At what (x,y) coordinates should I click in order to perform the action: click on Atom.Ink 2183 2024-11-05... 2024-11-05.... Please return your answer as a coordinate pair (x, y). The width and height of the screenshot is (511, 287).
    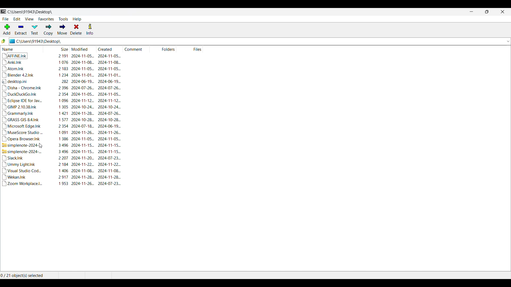
    Looking at the image, I should click on (63, 69).